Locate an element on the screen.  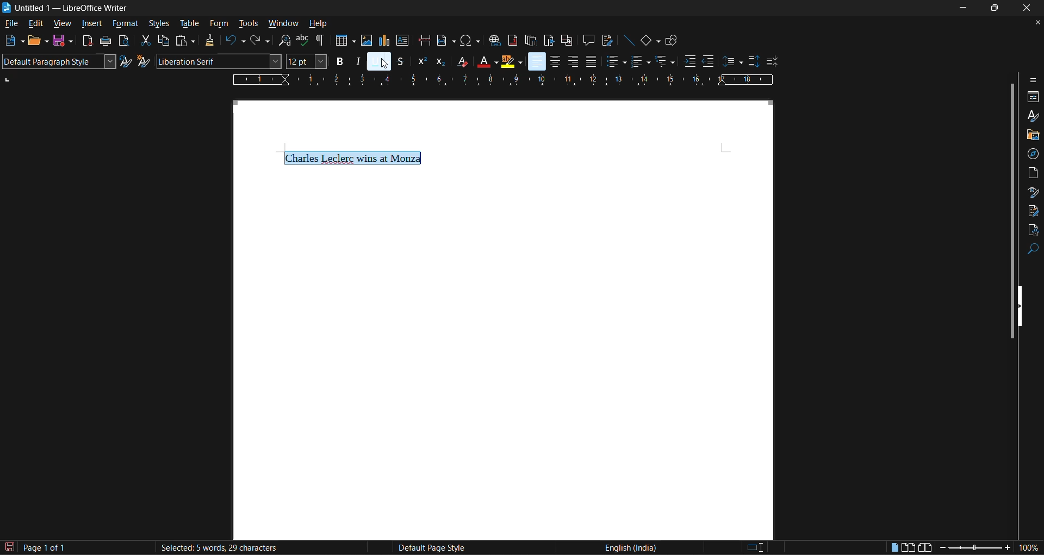
align right is located at coordinates (573, 61).